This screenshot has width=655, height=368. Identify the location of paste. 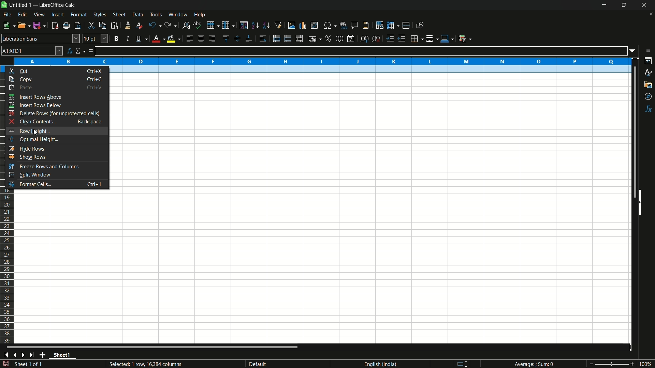
(114, 26).